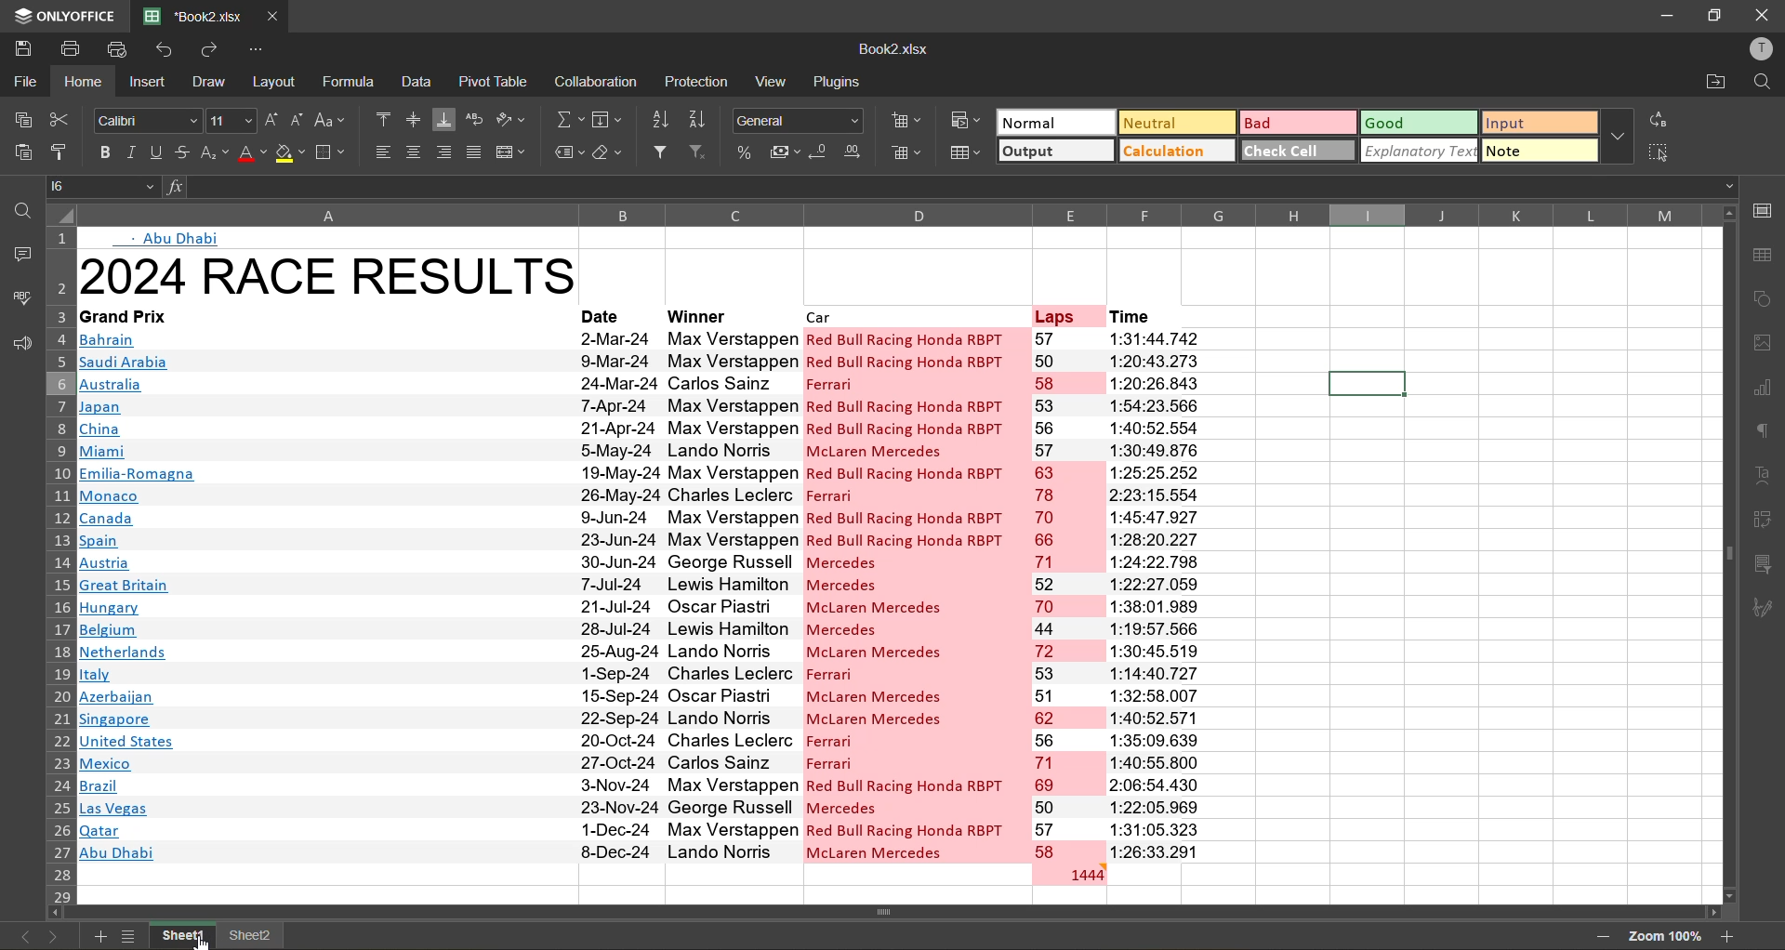 The width and height of the screenshot is (1785, 950). Describe the element at coordinates (417, 85) in the screenshot. I see `data` at that location.